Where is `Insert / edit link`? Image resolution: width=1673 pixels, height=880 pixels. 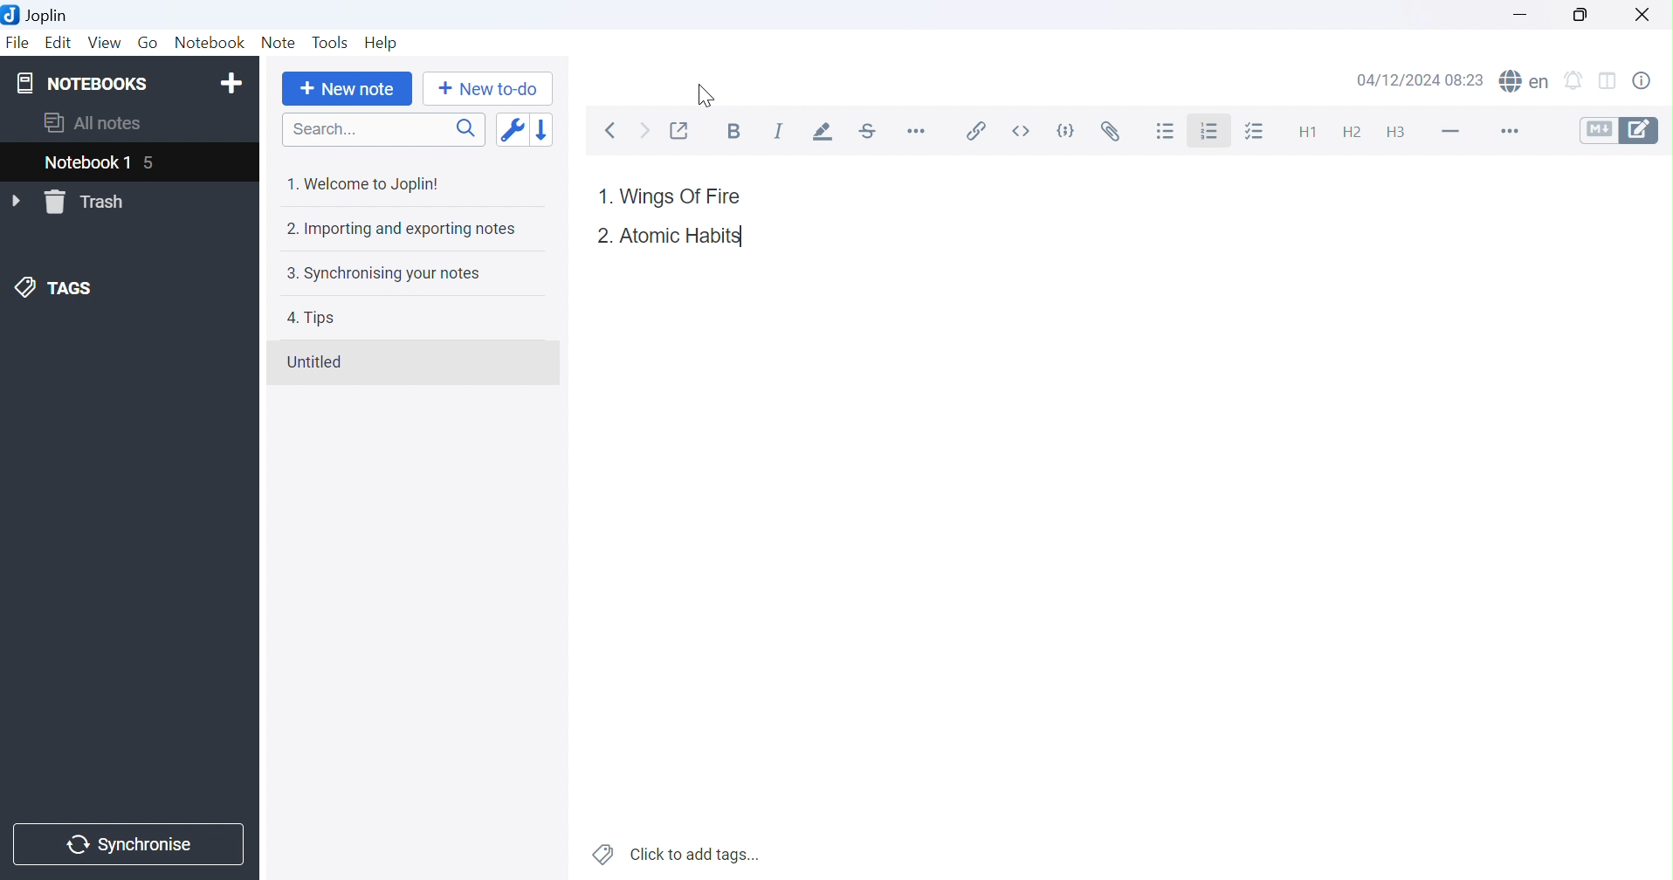
Insert / edit link is located at coordinates (975, 134).